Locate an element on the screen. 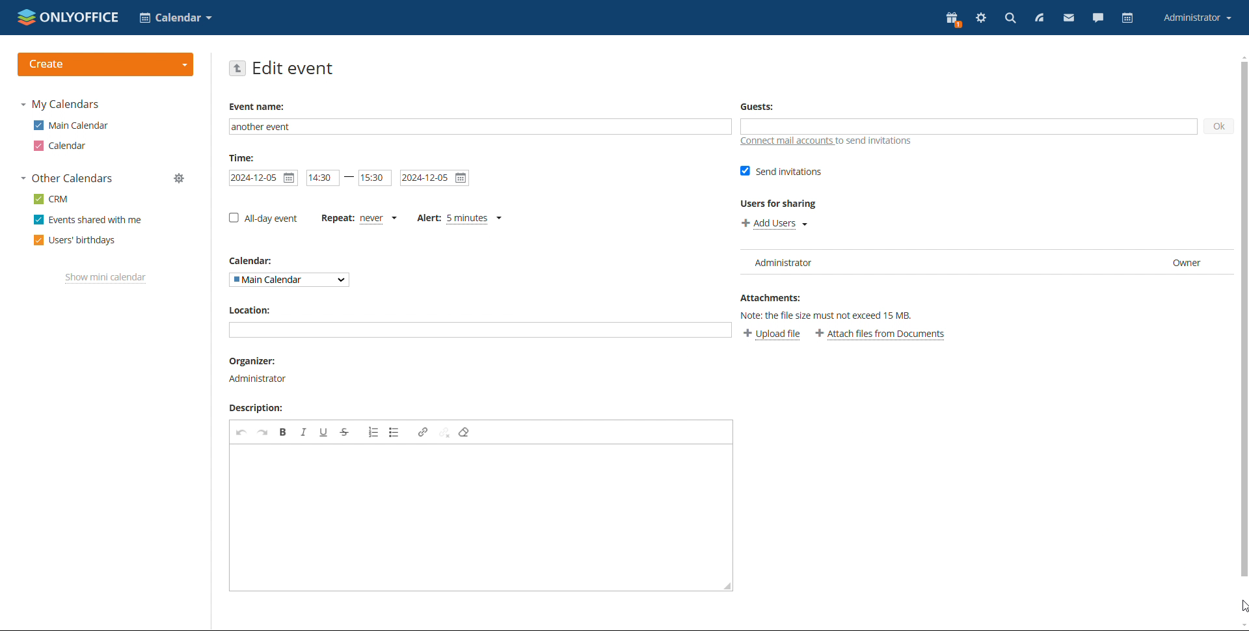  go back is located at coordinates (236, 68).